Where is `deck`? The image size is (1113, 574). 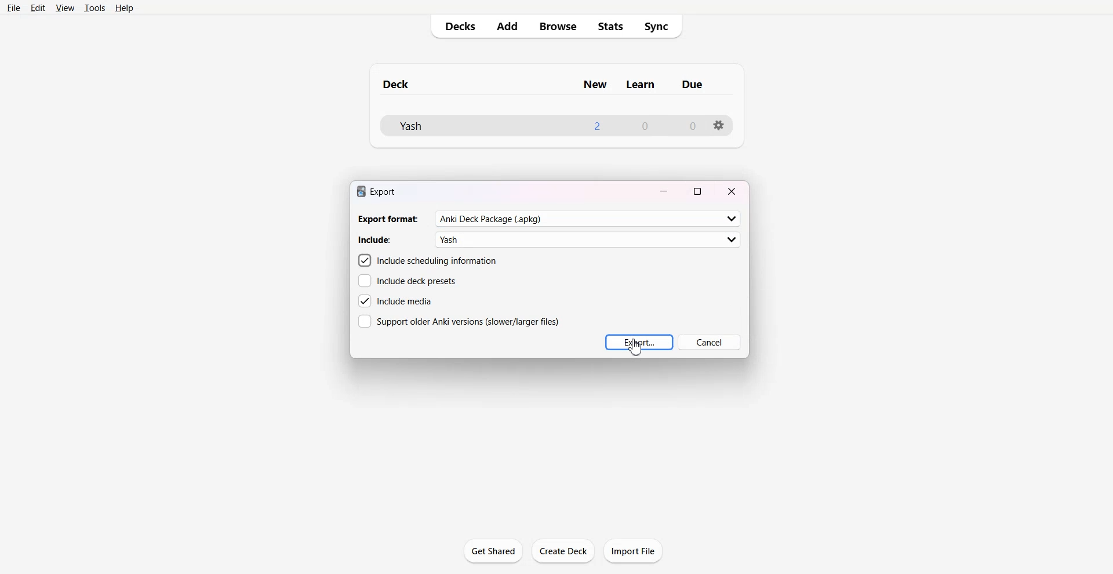 deck is located at coordinates (407, 83).